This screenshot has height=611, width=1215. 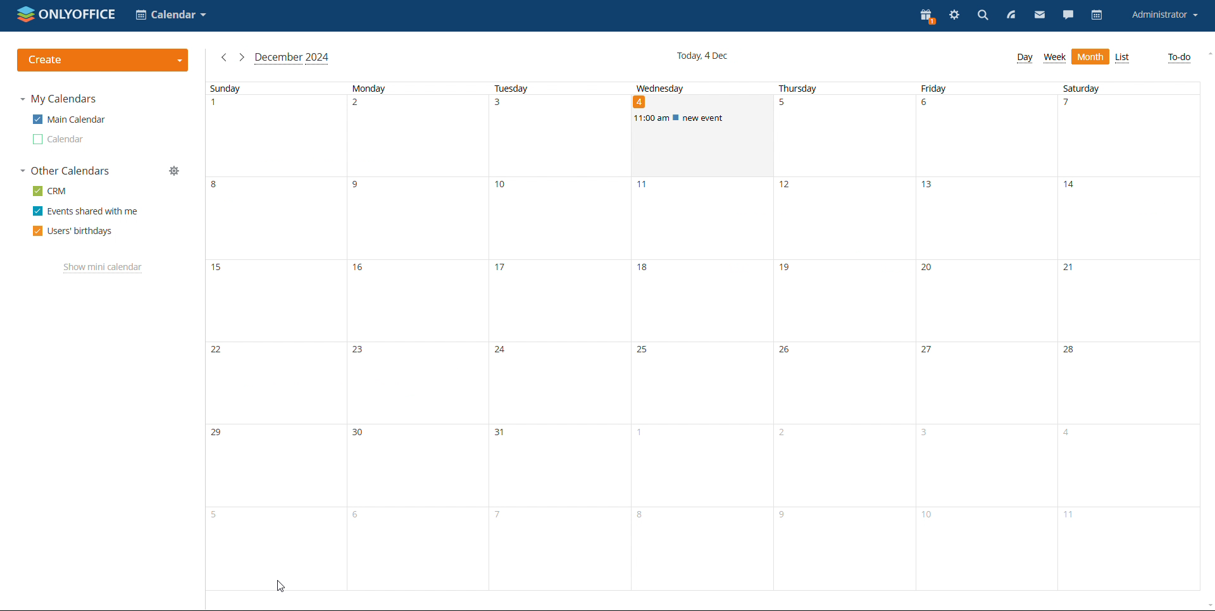 I want to click on mail, so click(x=1039, y=16).